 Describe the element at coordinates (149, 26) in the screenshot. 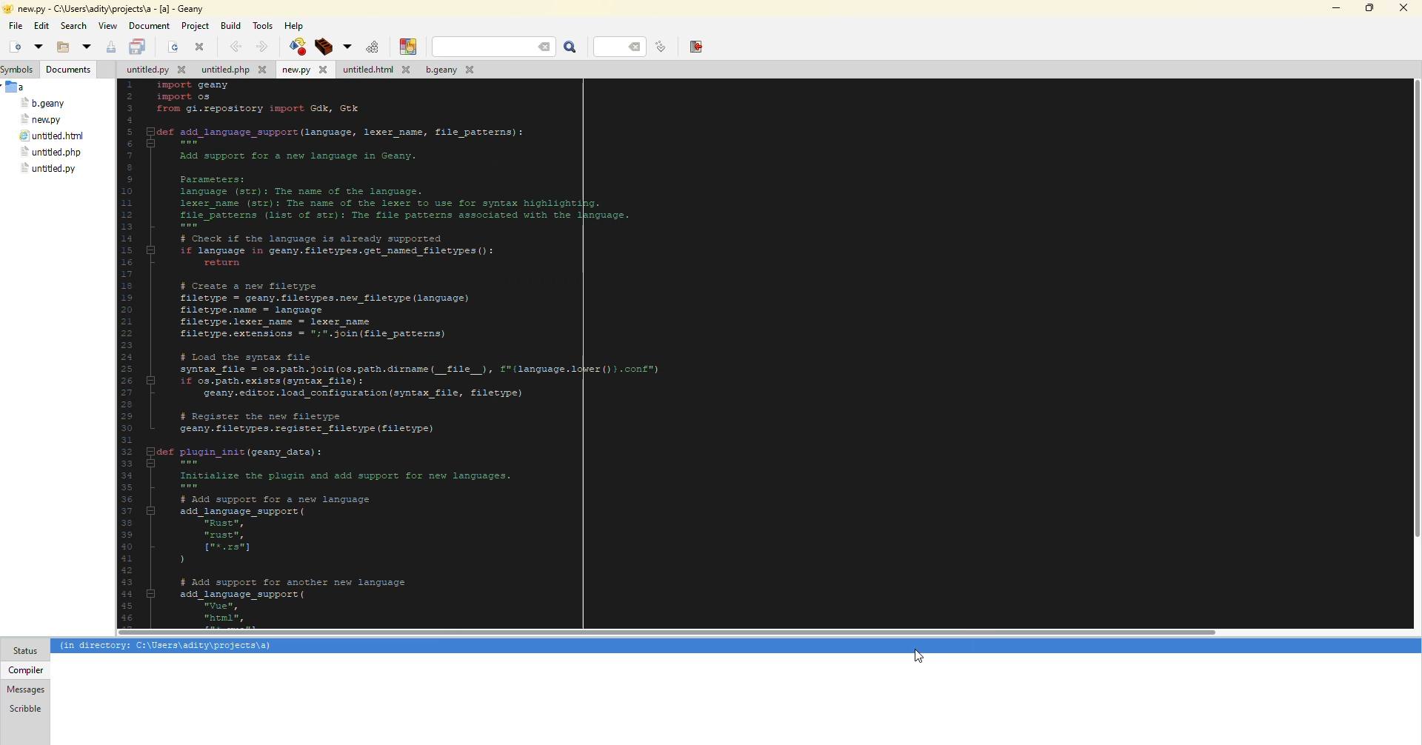

I see `document` at that location.